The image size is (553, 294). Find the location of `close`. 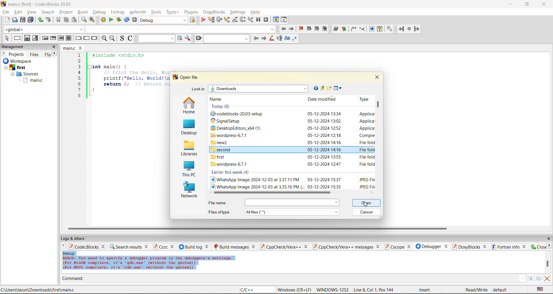

close is located at coordinates (306, 247).